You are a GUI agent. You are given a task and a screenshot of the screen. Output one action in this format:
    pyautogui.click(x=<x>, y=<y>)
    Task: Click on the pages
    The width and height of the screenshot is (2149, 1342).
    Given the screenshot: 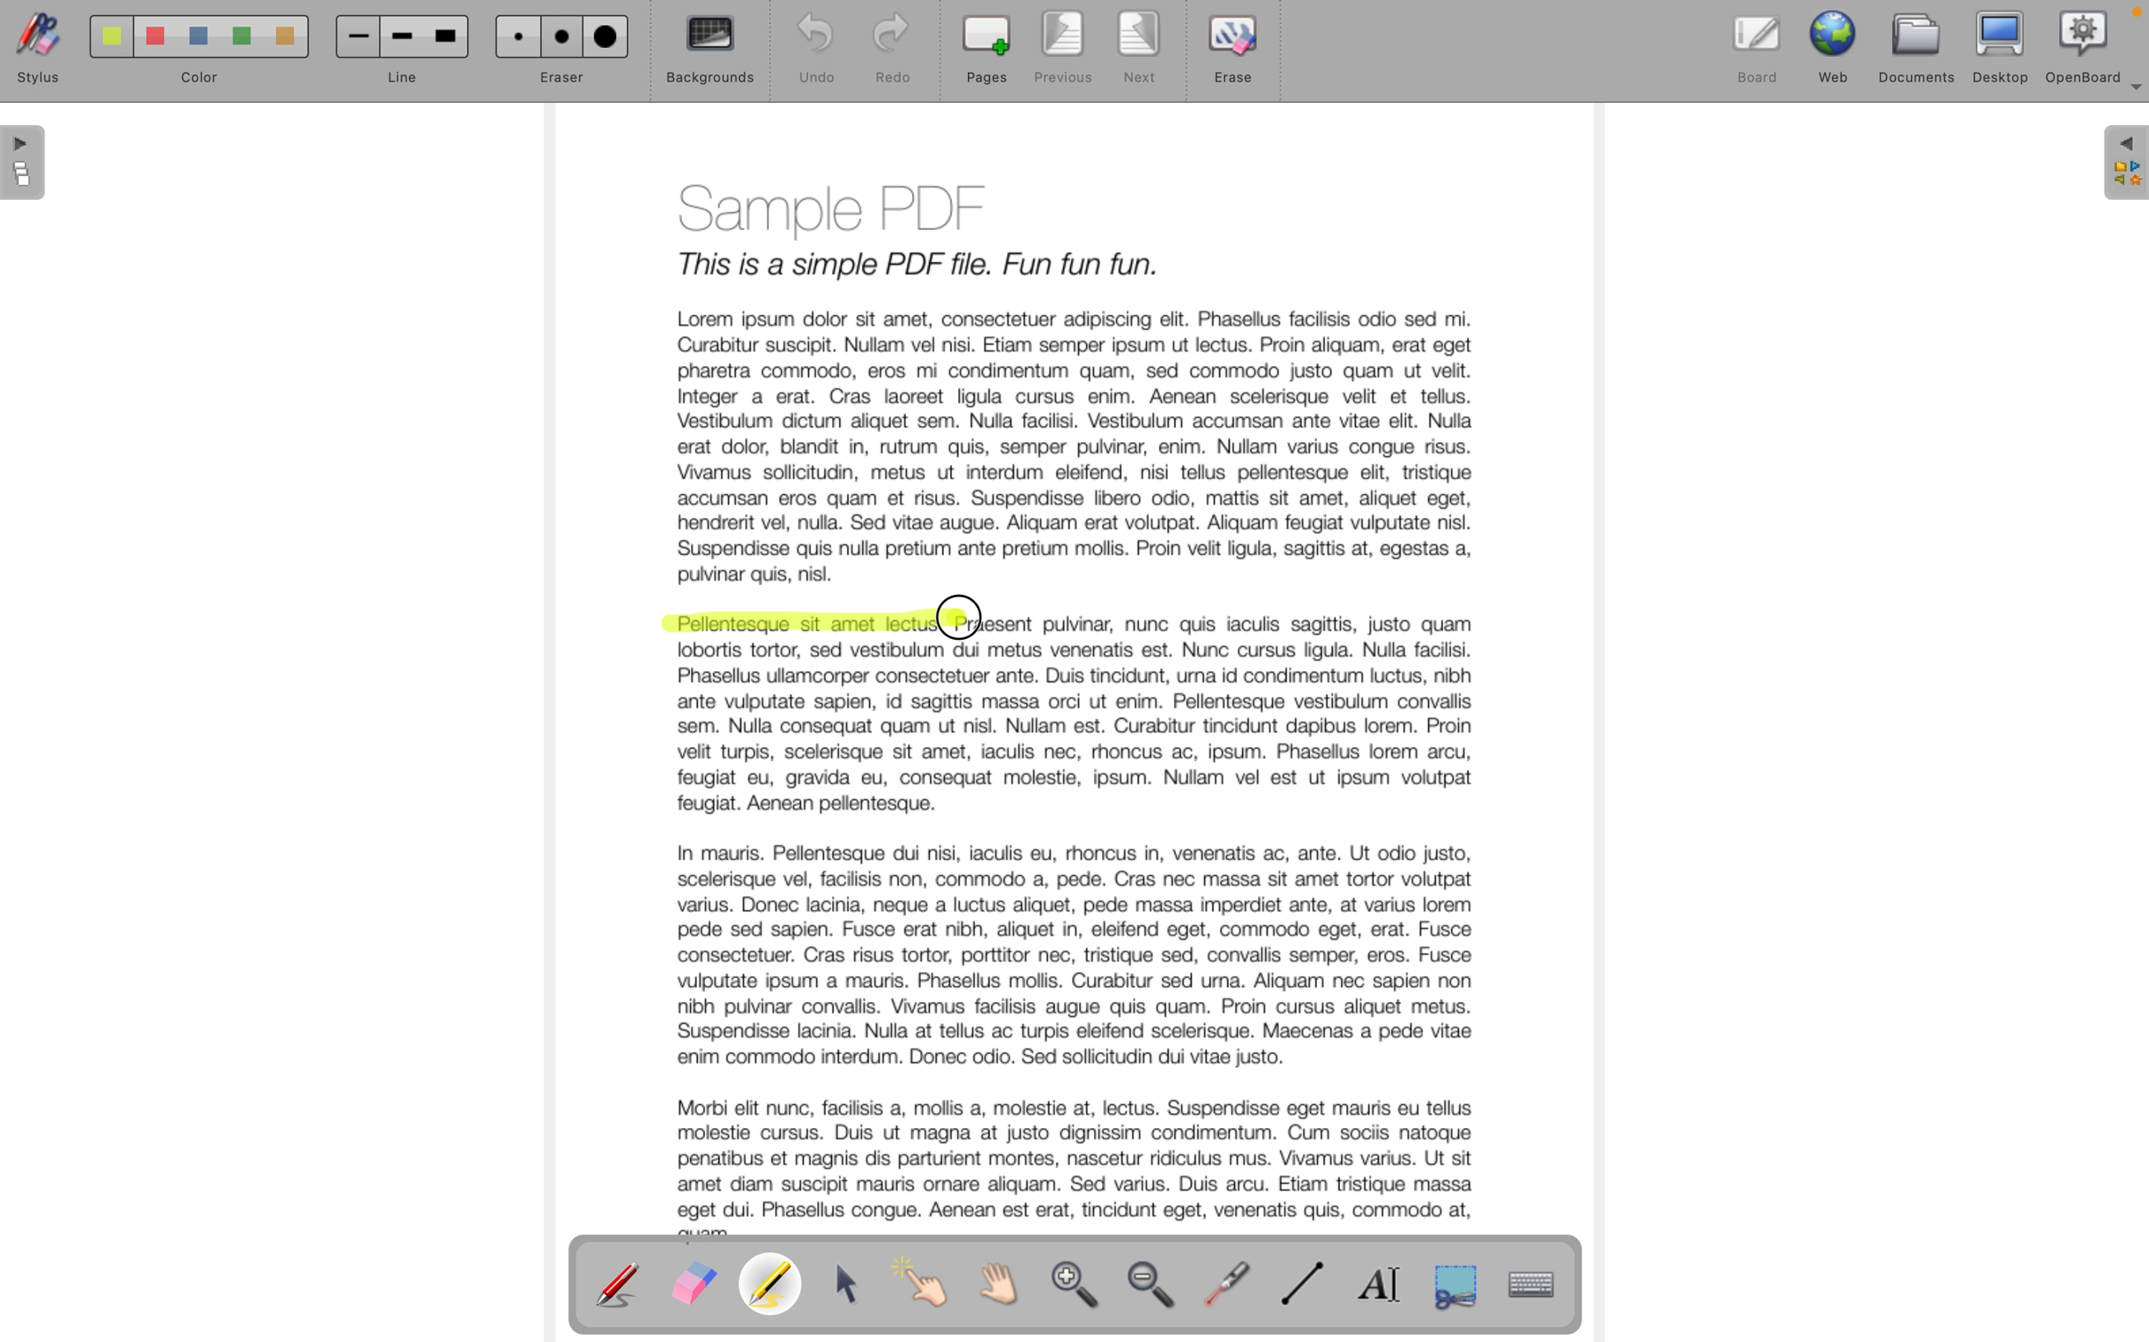 What is the action you would take?
    pyautogui.click(x=26, y=166)
    